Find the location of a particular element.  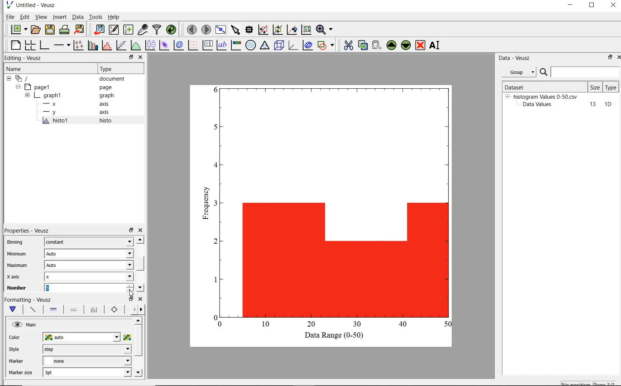

fill under is located at coordinates (54, 309).